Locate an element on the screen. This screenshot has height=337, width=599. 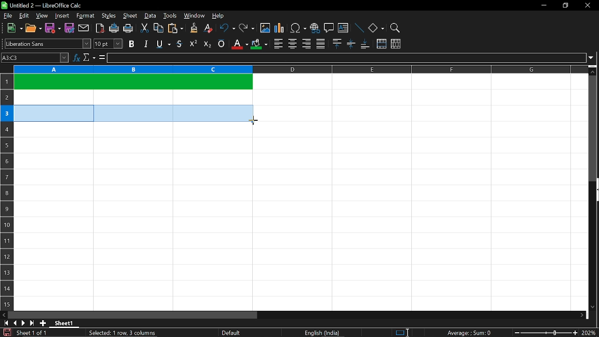
attach is located at coordinates (83, 28).